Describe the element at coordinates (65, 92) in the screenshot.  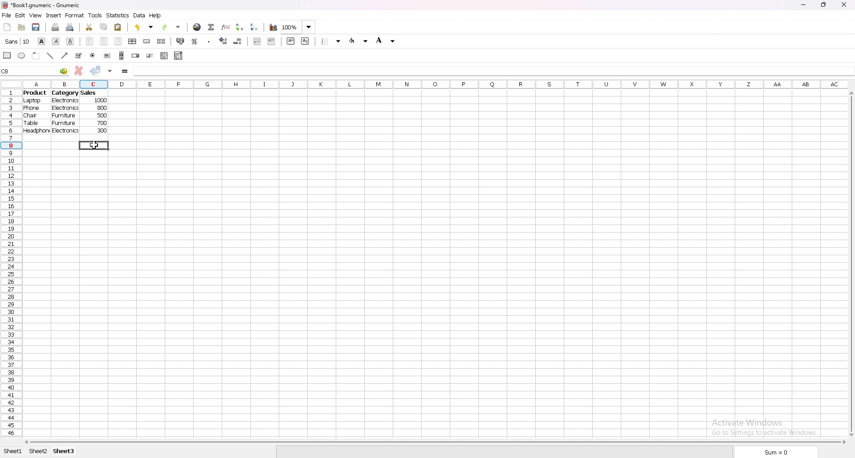
I see `category` at that location.